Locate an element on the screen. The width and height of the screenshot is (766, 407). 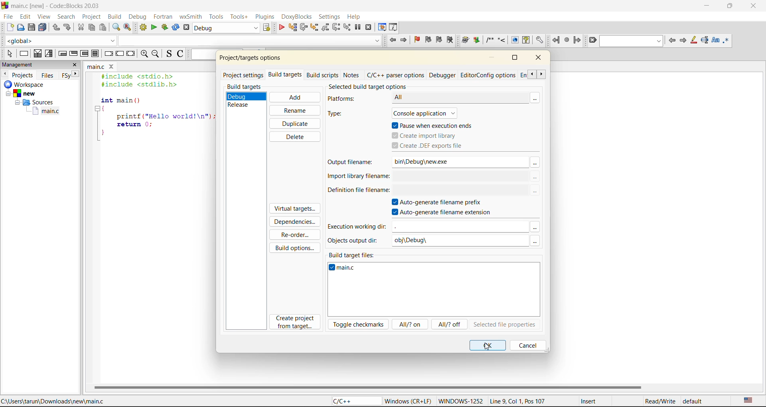
view is located at coordinates (43, 17).